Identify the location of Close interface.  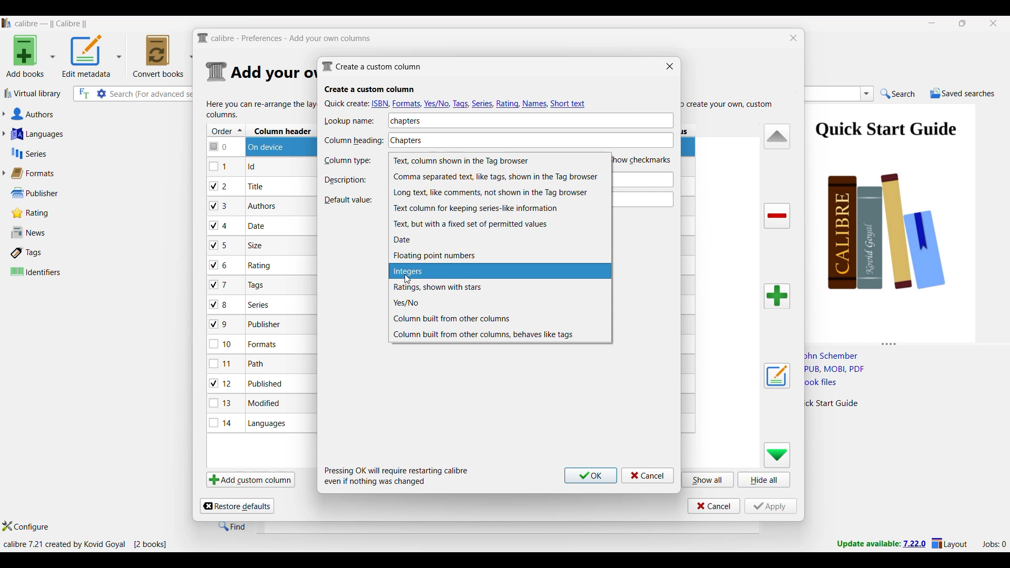
(994, 23).